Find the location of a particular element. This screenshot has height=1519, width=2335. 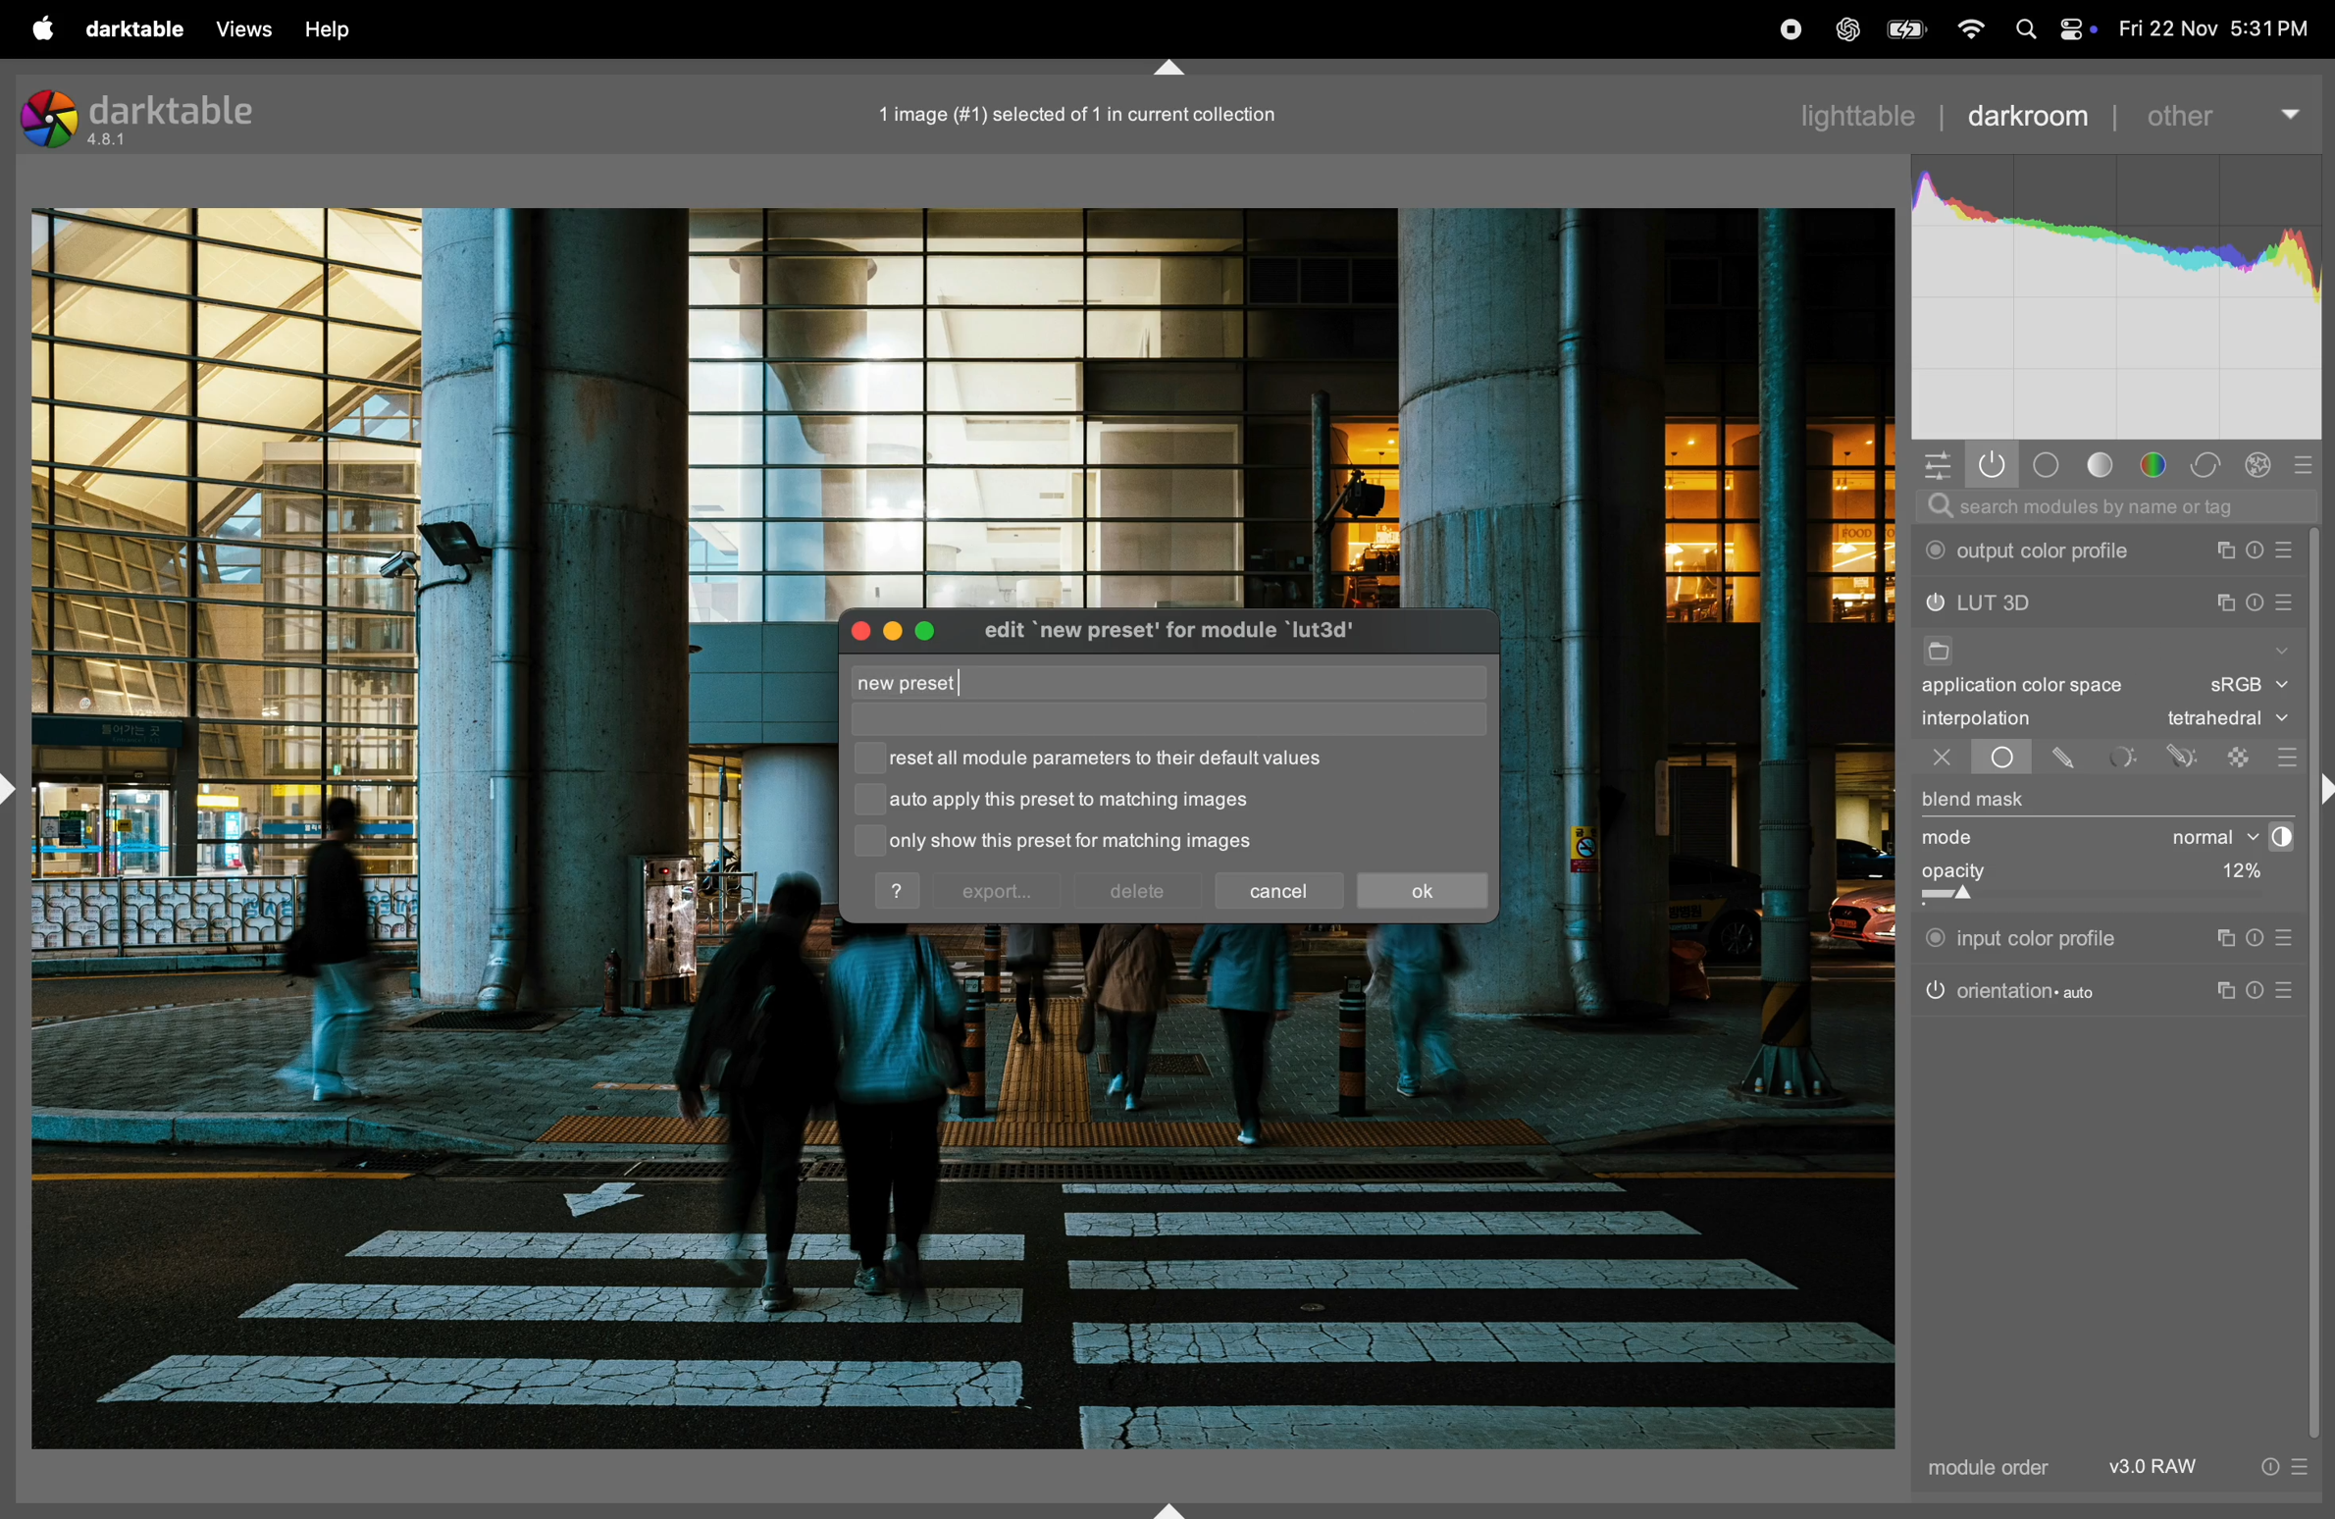

tetrahedral is located at coordinates (2227, 720).